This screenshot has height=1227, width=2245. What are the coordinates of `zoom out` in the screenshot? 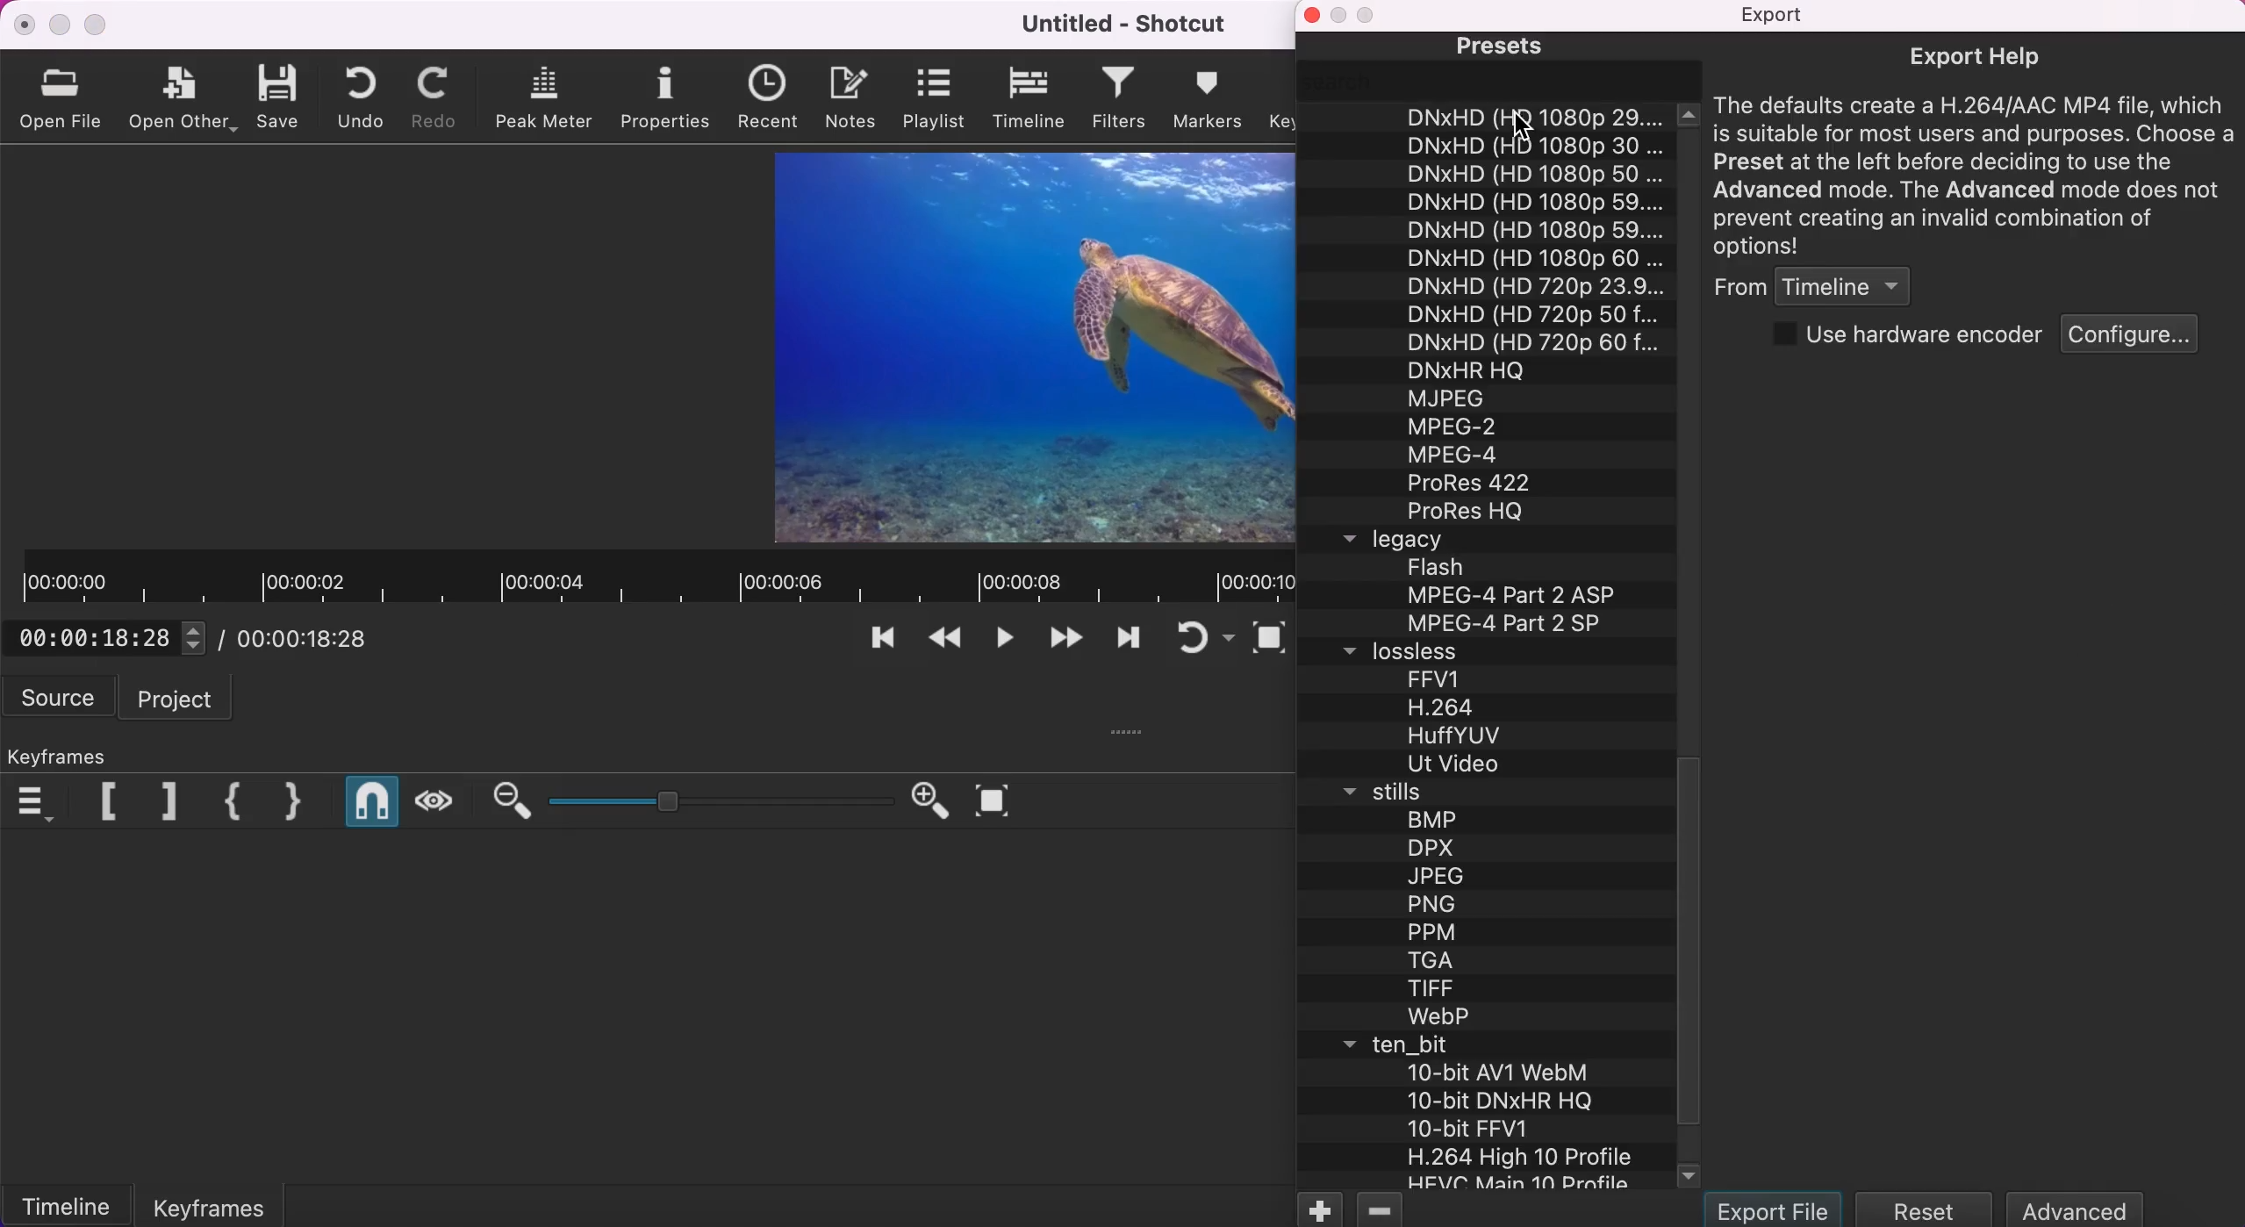 It's located at (504, 800).